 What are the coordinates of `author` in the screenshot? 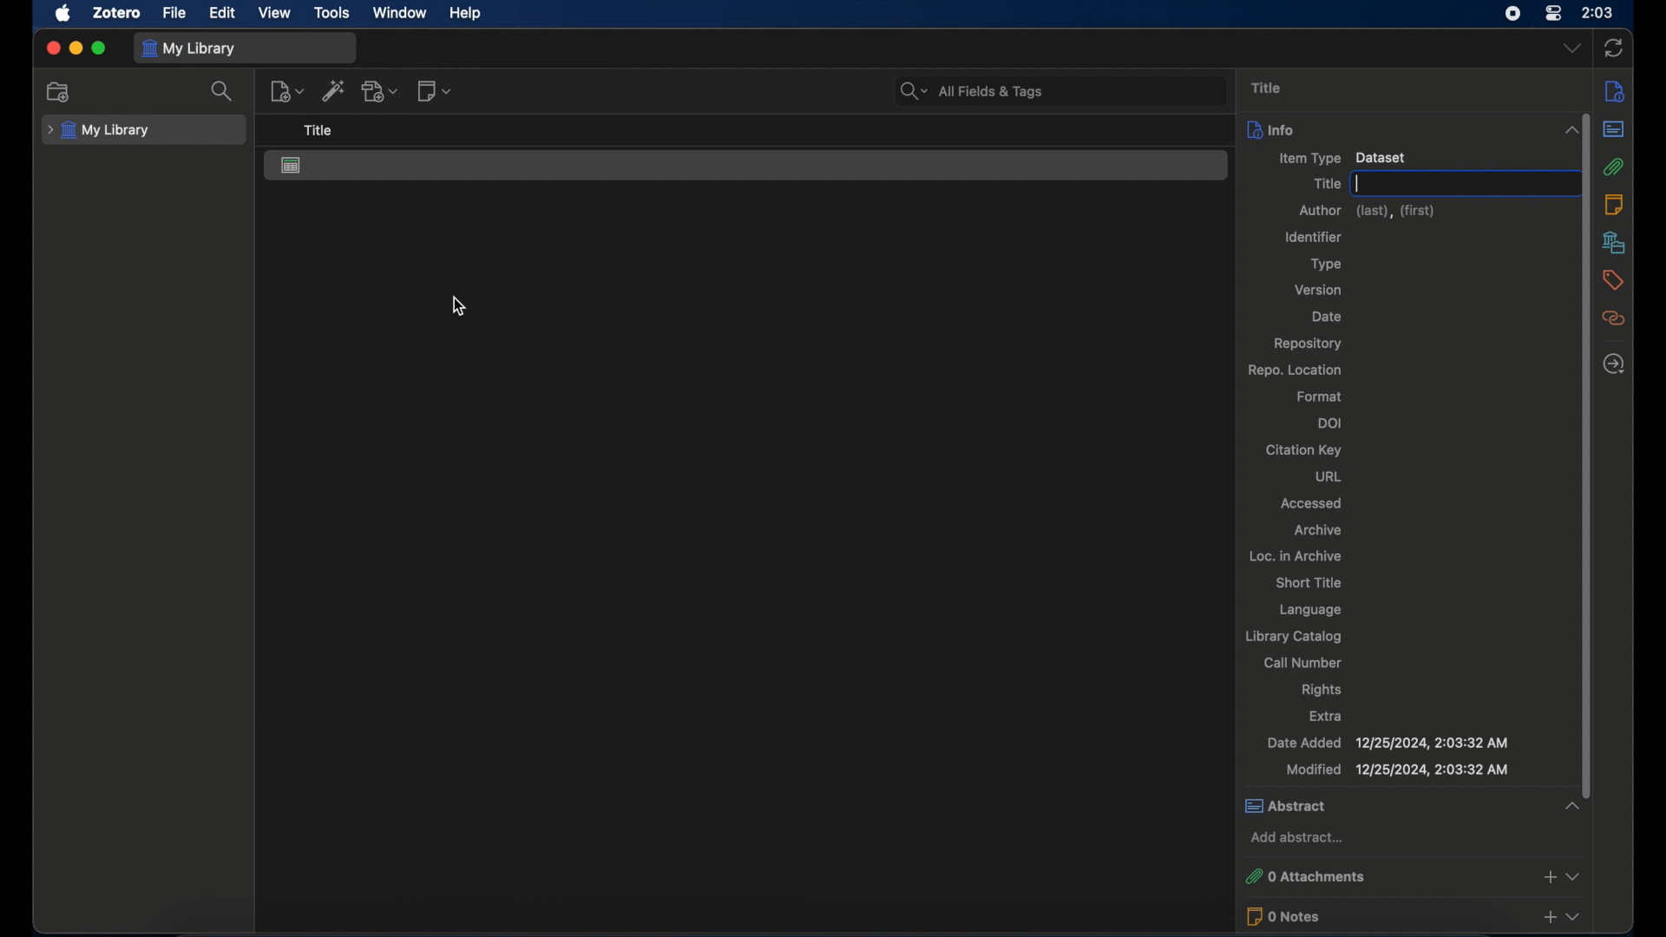 It's located at (1366, 212).